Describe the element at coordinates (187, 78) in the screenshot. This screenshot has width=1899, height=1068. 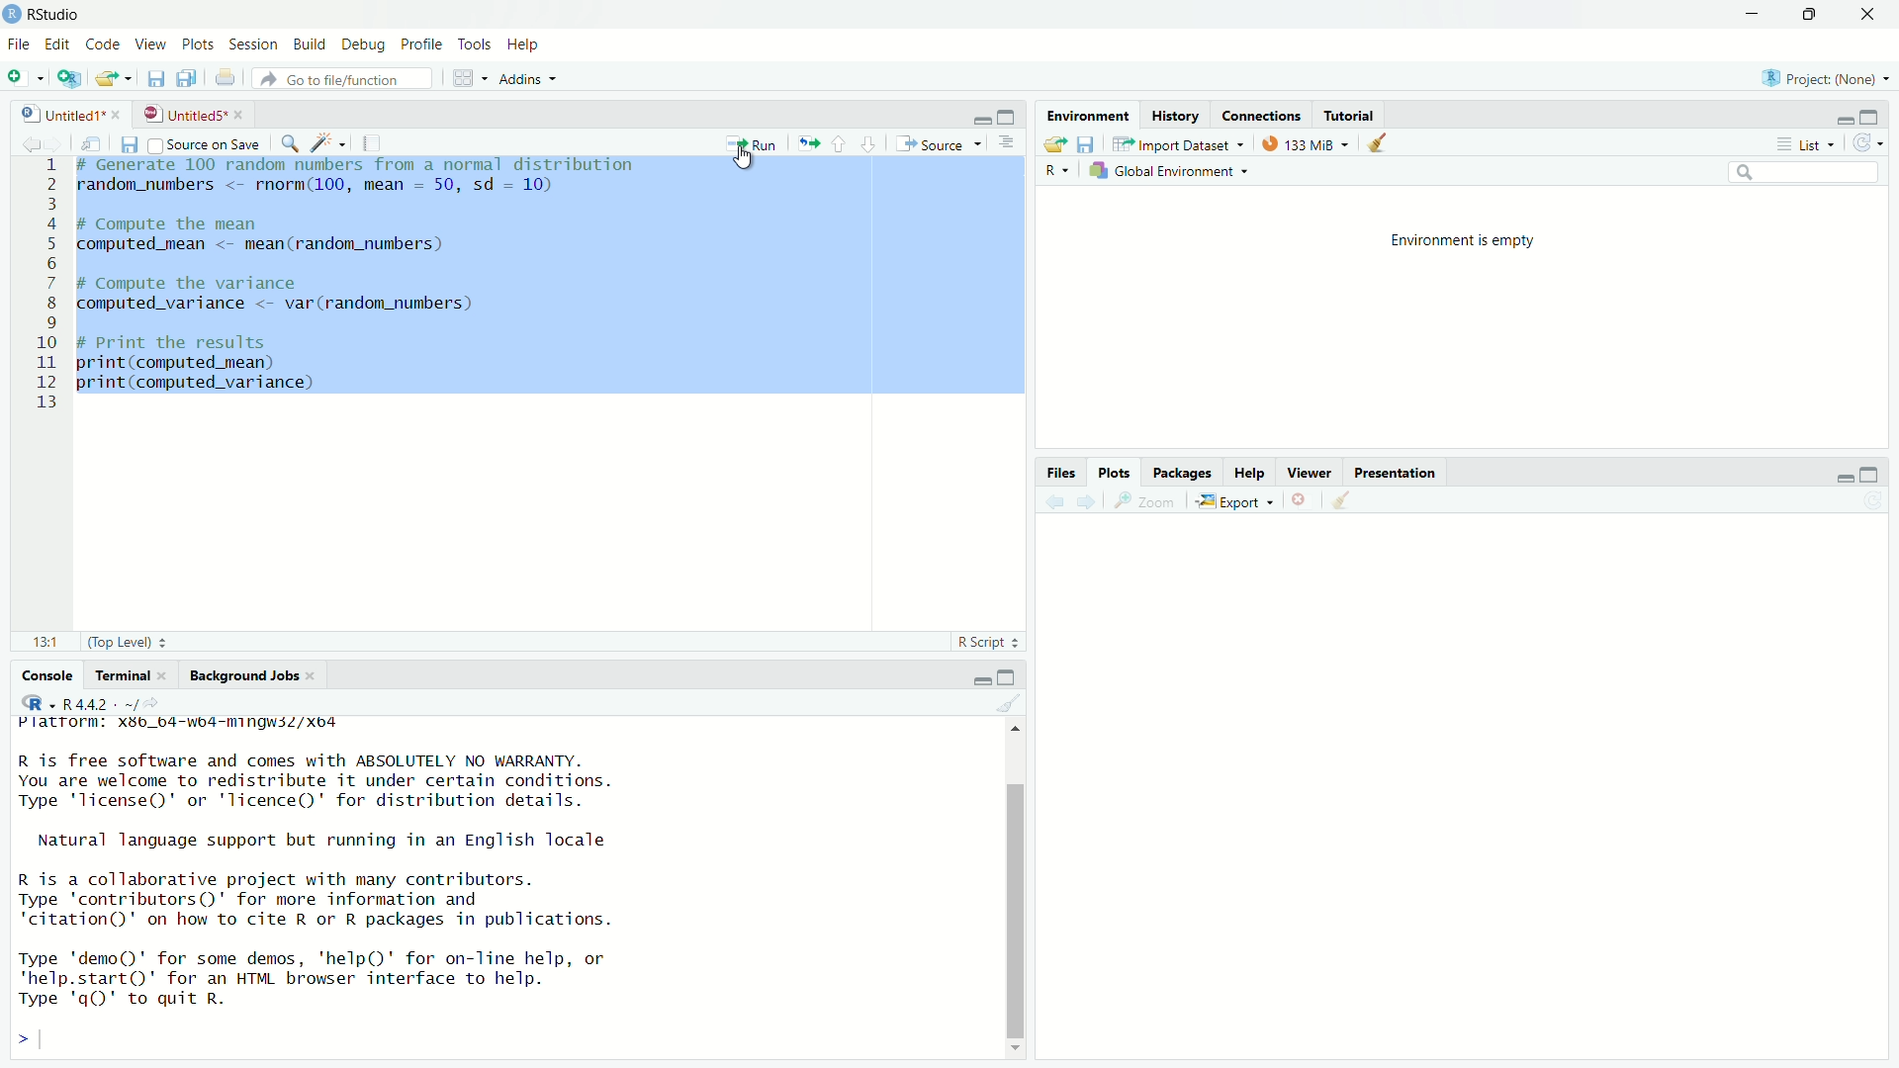
I see `save all open document` at that location.